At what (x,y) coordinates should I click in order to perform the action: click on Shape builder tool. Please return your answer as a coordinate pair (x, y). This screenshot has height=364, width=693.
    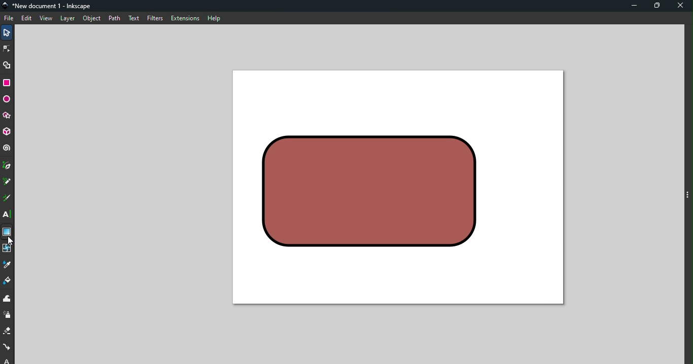
    Looking at the image, I should click on (7, 64).